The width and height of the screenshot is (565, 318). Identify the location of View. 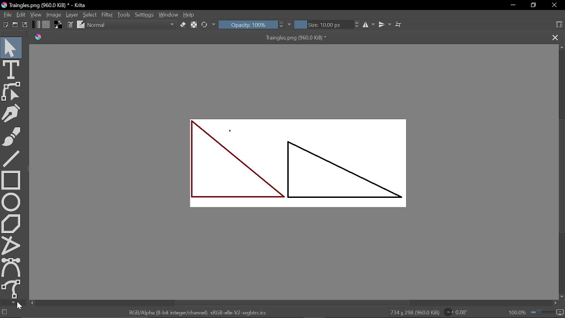
(36, 14).